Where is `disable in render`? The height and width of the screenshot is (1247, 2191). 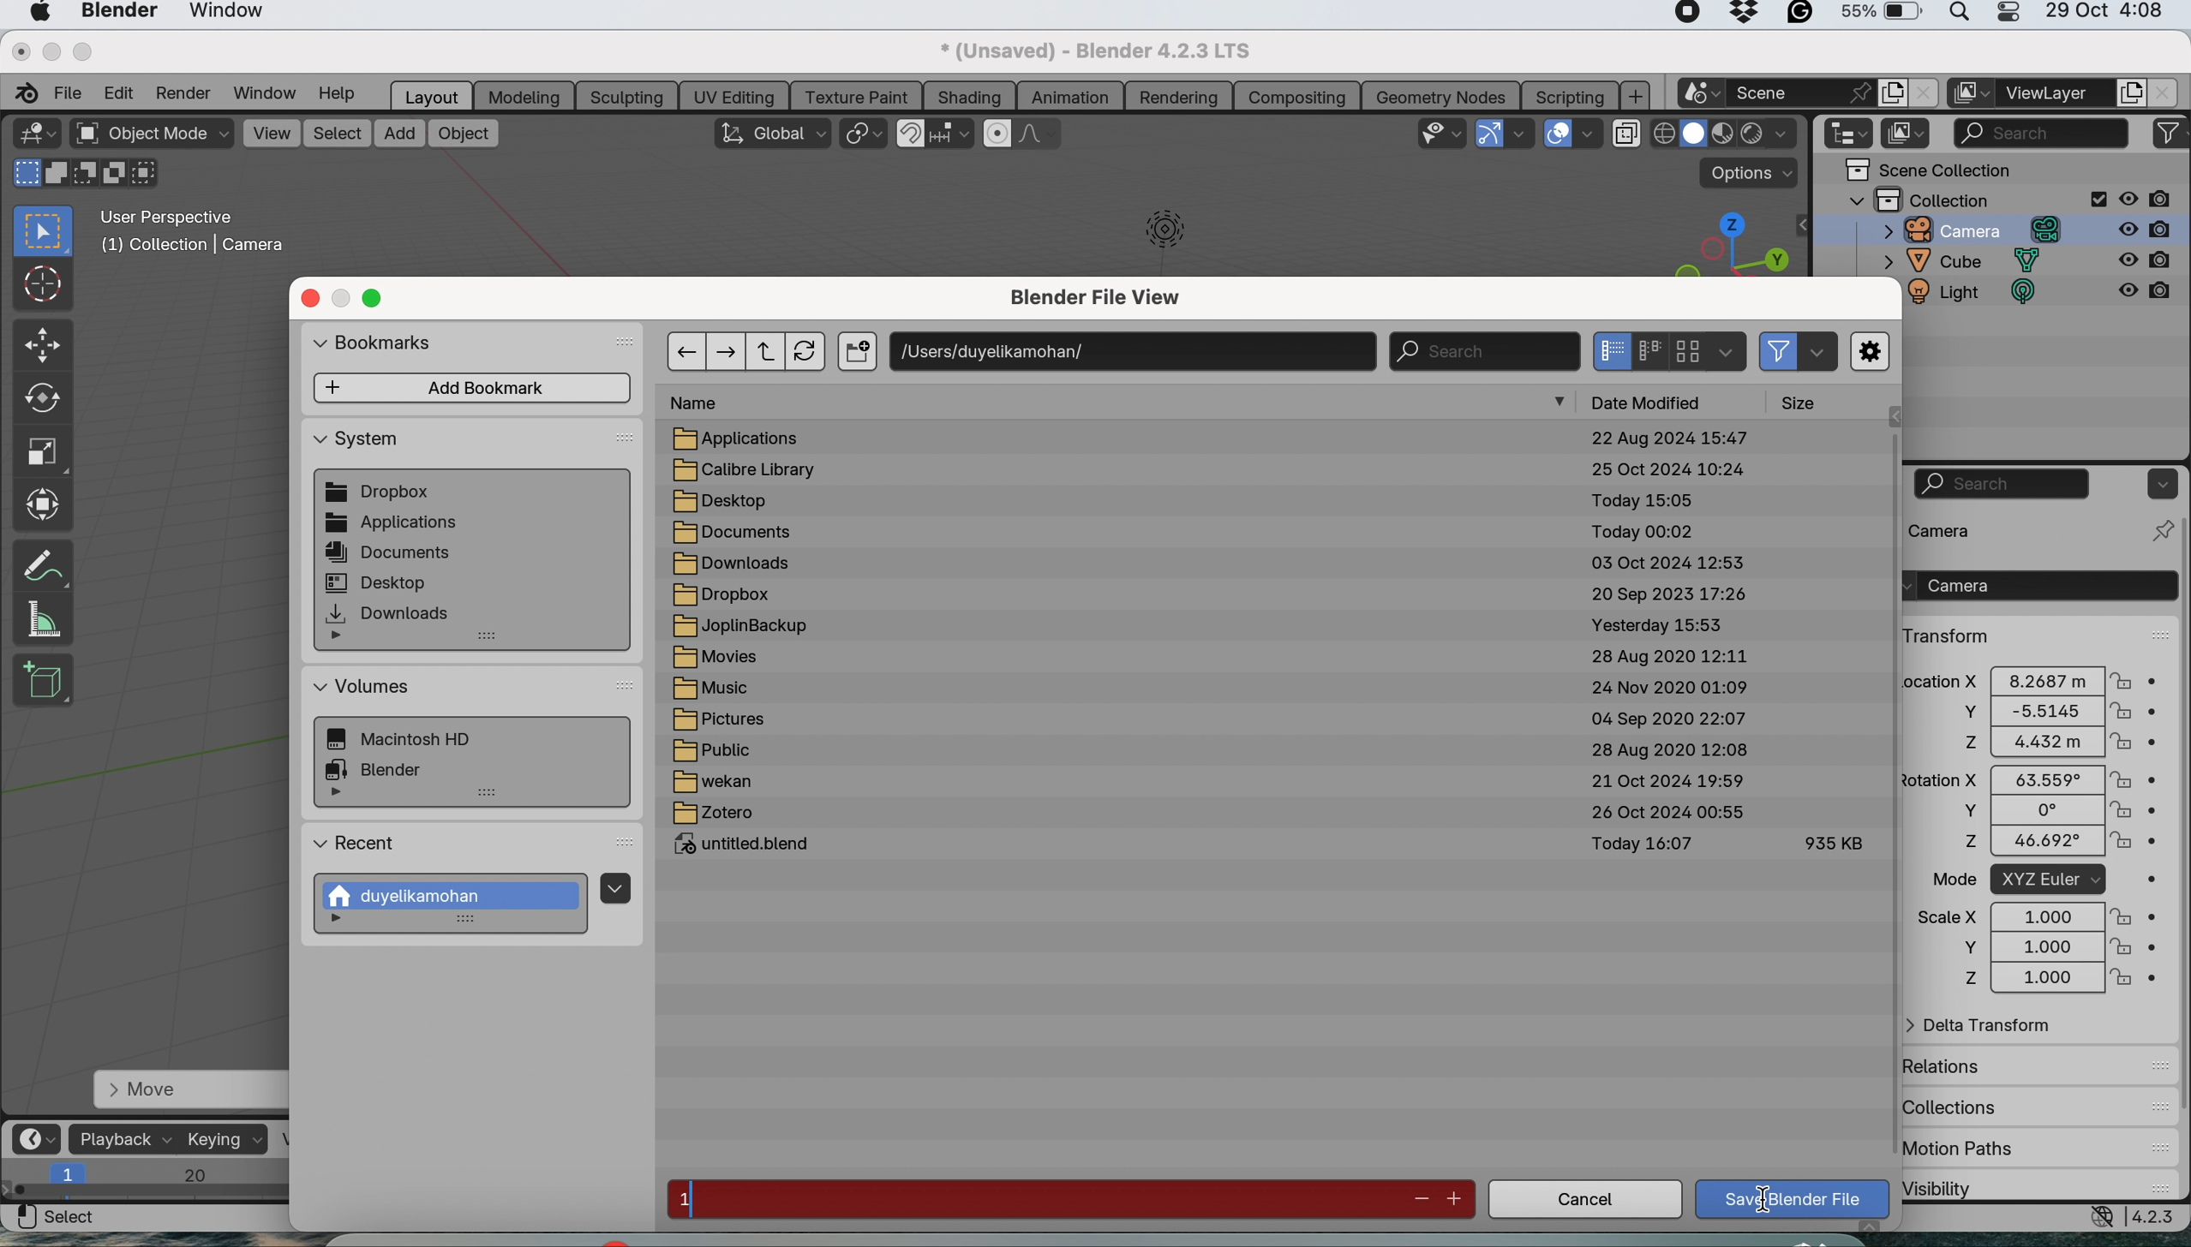 disable in render is located at coordinates (2146, 261).